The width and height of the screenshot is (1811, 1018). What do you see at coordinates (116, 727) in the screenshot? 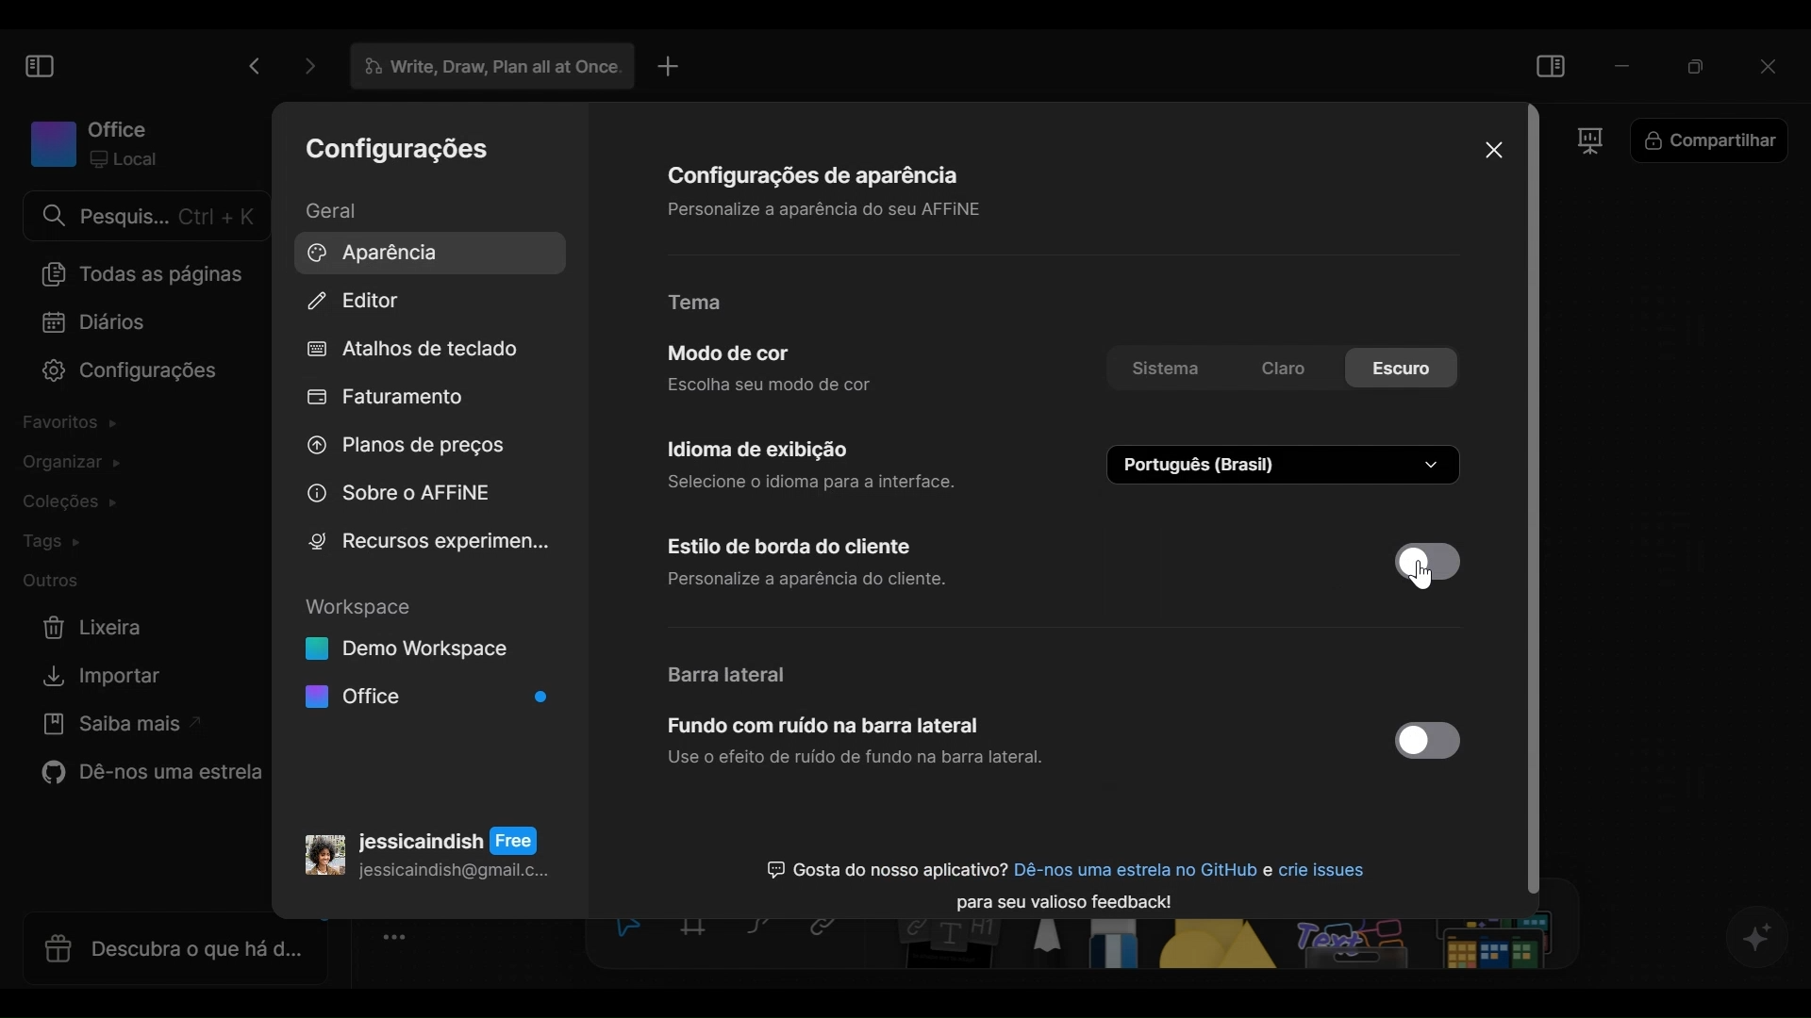
I see `Learn more` at bounding box center [116, 727].